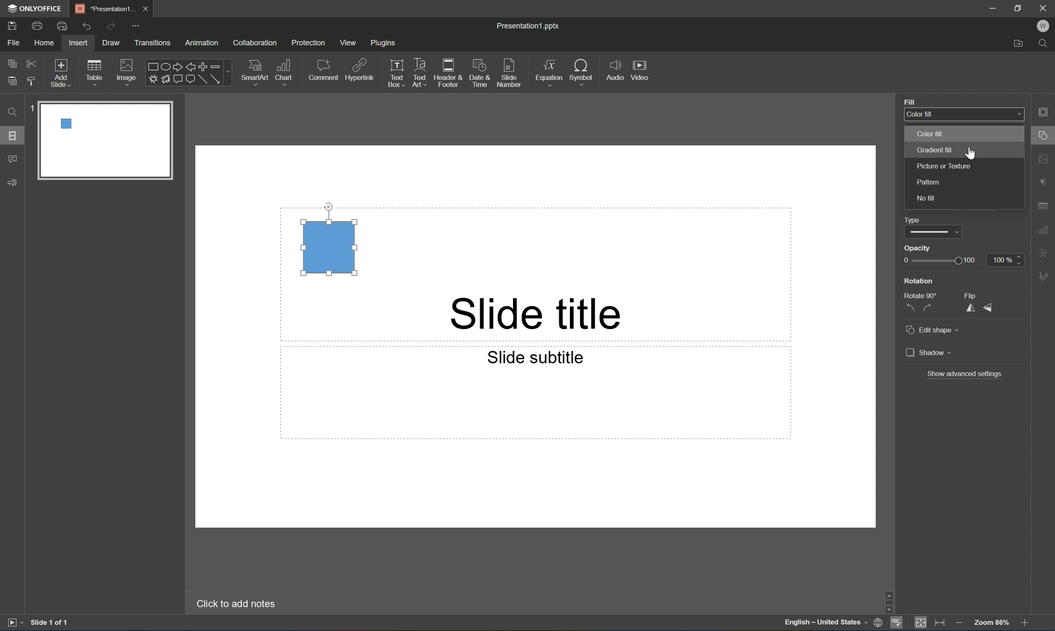  What do you see at coordinates (13, 160) in the screenshot?
I see `Comment` at bounding box center [13, 160].